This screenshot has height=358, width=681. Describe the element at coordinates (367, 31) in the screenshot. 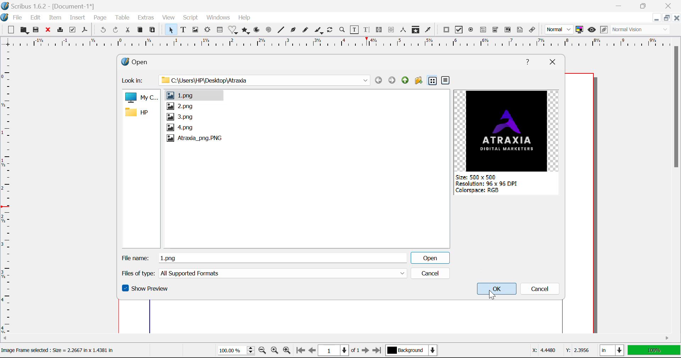

I see `Edit Text in Story Editor` at that location.